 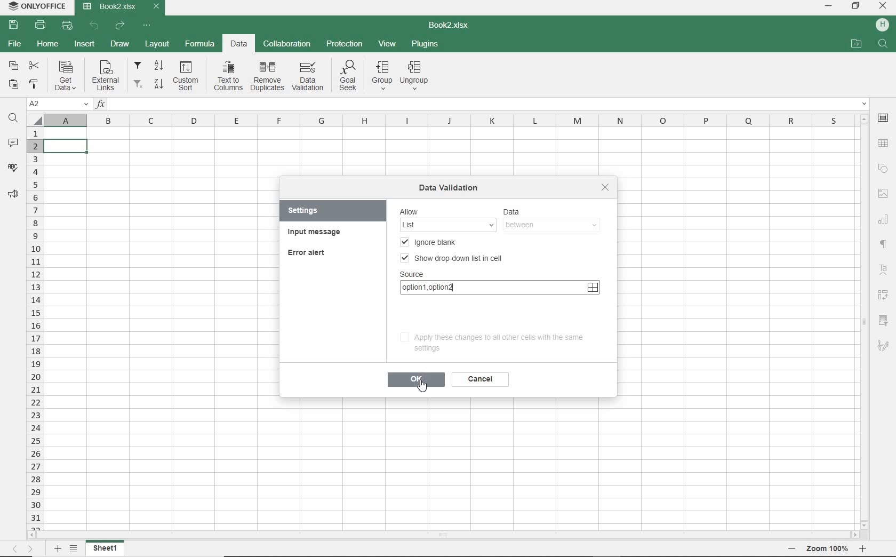 What do you see at coordinates (34, 326) in the screenshot?
I see `ROWS` at bounding box center [34, 326].